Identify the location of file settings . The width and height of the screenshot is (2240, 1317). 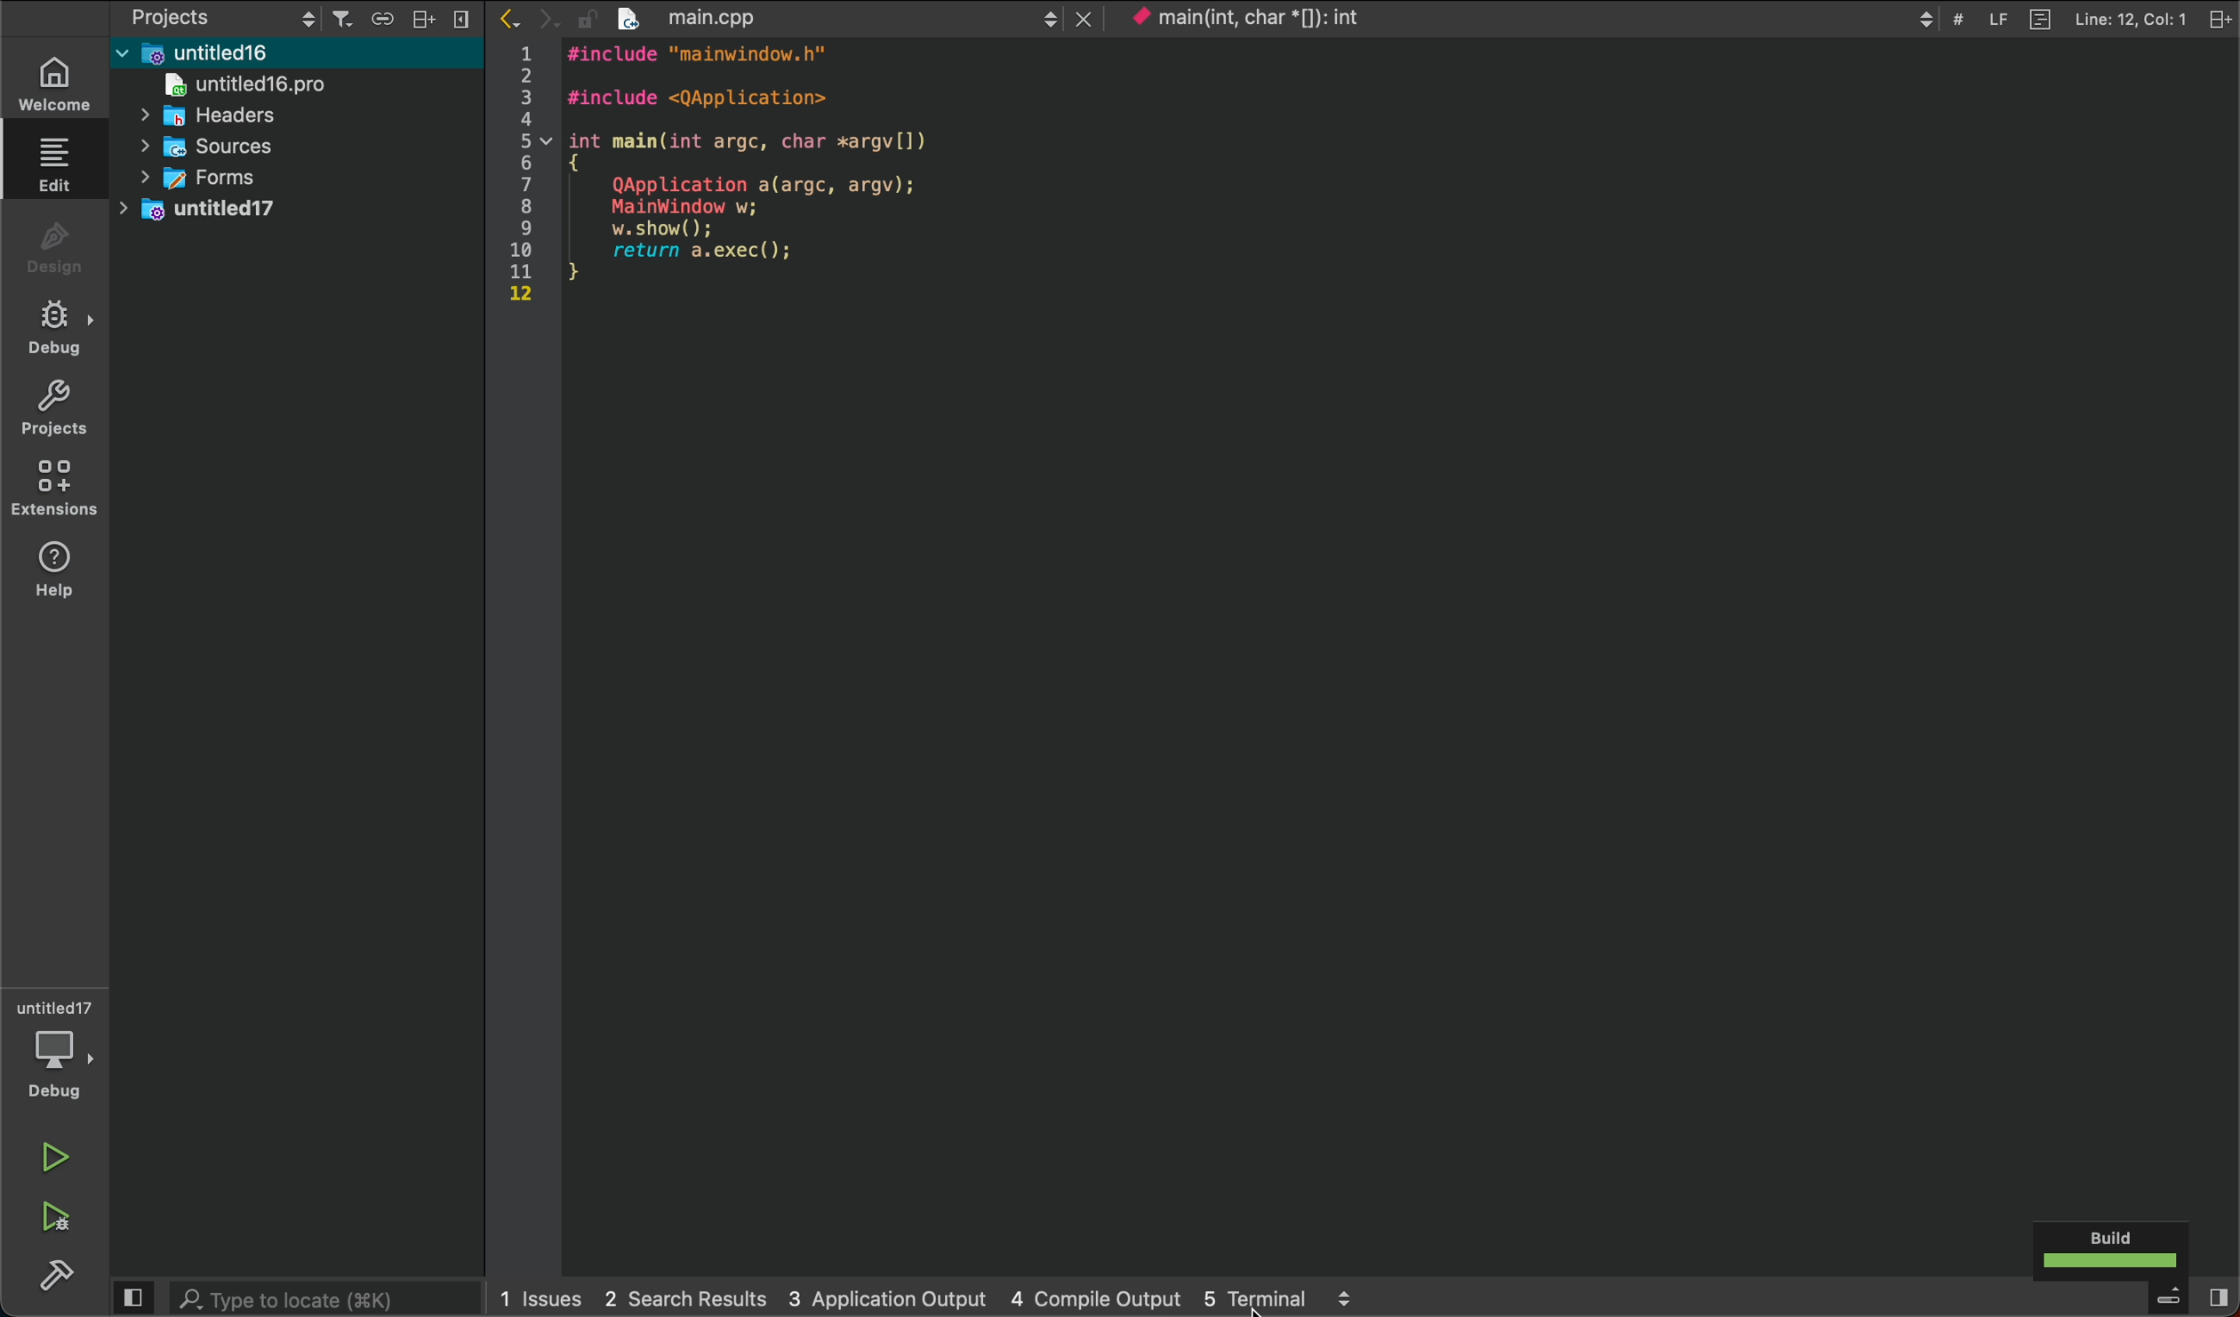
(2220, 16).